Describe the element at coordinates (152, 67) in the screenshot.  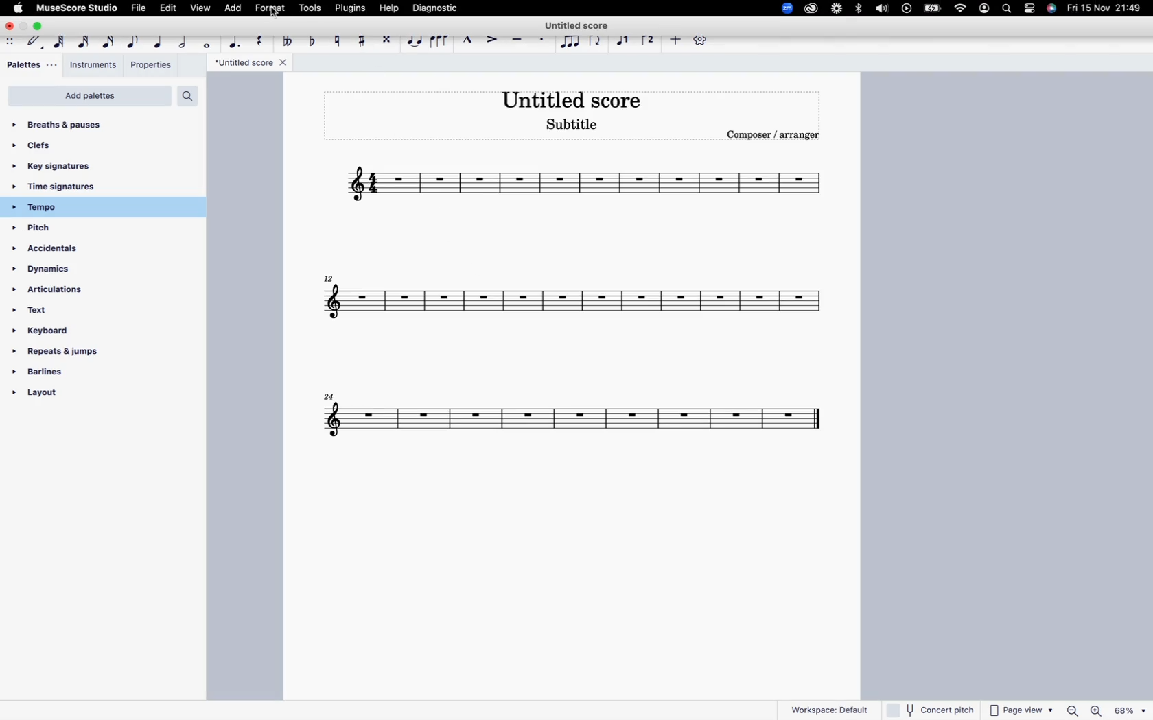
I see `properties` at that location.